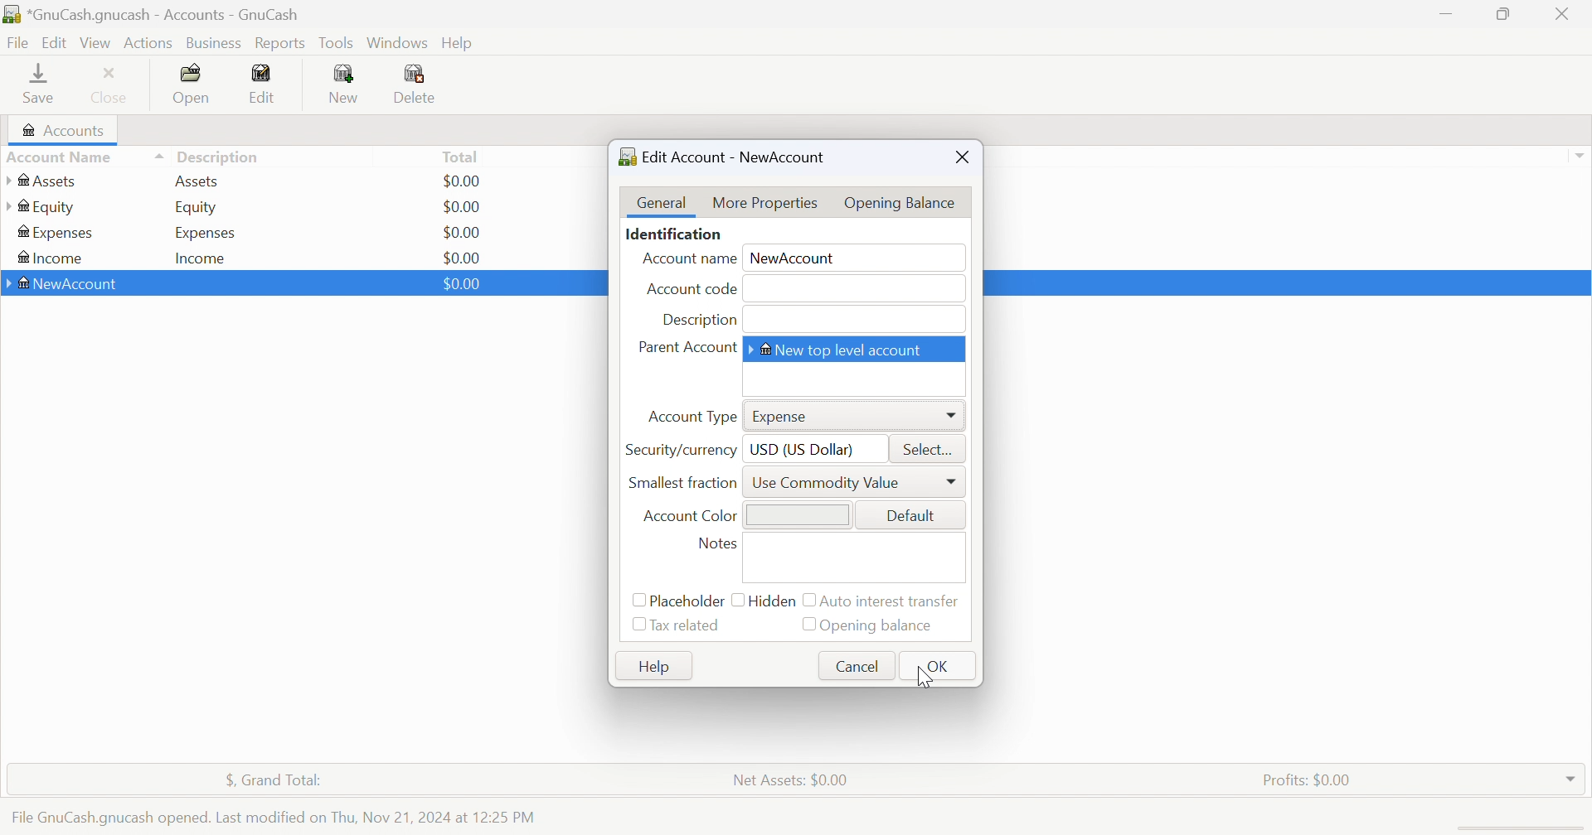 The image size is (1592, 835). What do you see at coordinates (18, 44) in the screenshot?
I see `File` at bounding box center [18, 44].